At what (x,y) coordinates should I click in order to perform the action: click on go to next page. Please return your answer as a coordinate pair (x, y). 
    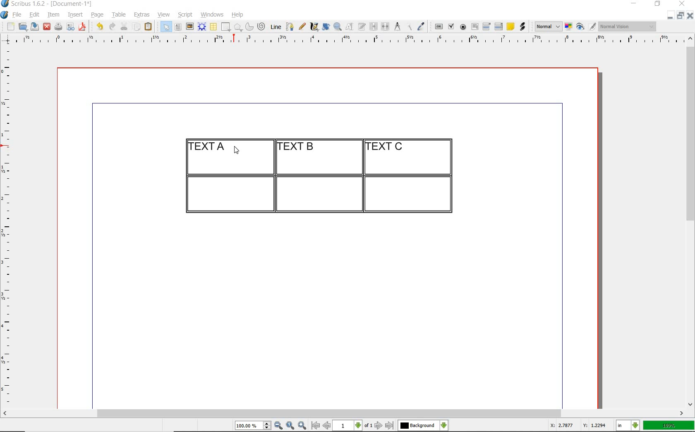
    Looking at the image, I should click on (379, 426).